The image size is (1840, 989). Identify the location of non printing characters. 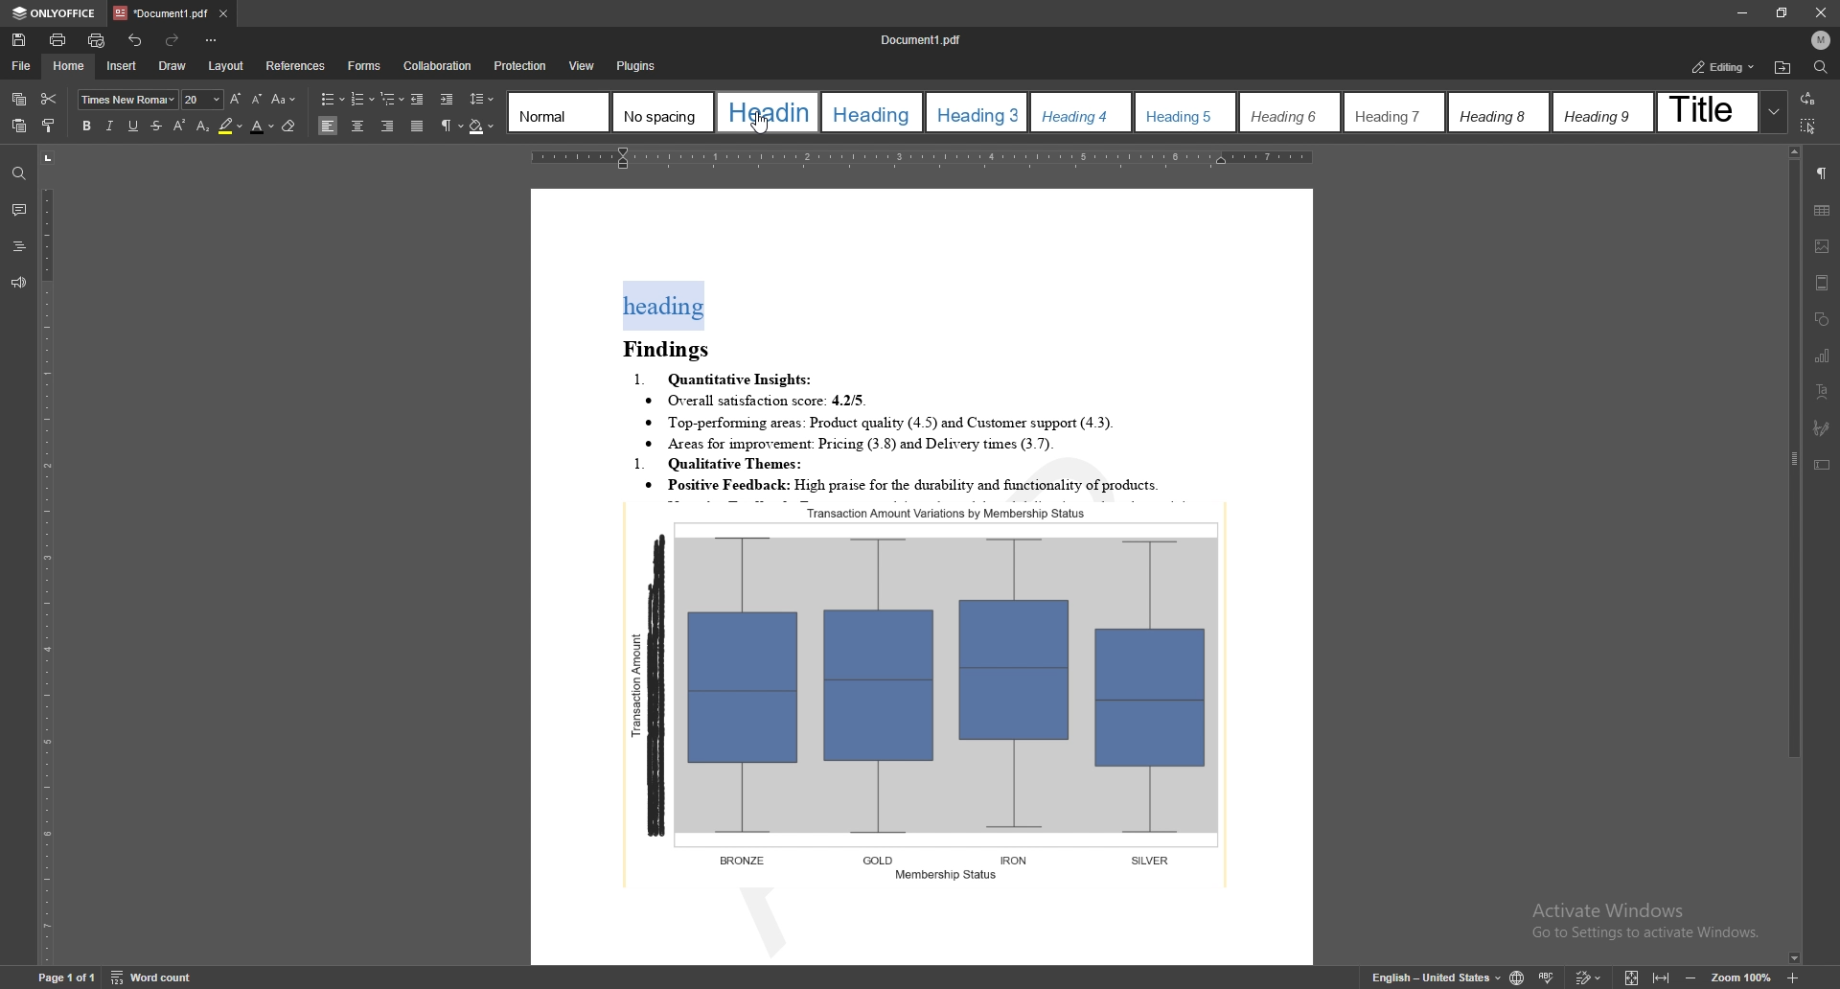
(452, 126).